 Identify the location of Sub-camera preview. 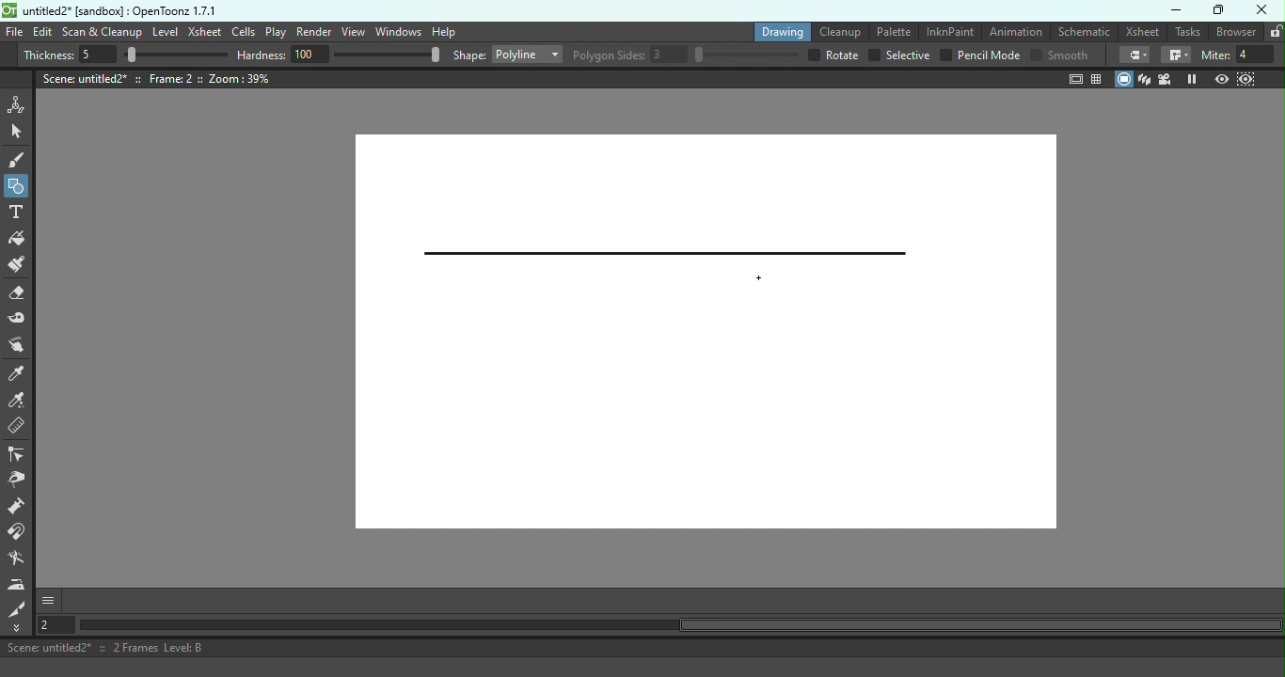
(1245, 78).